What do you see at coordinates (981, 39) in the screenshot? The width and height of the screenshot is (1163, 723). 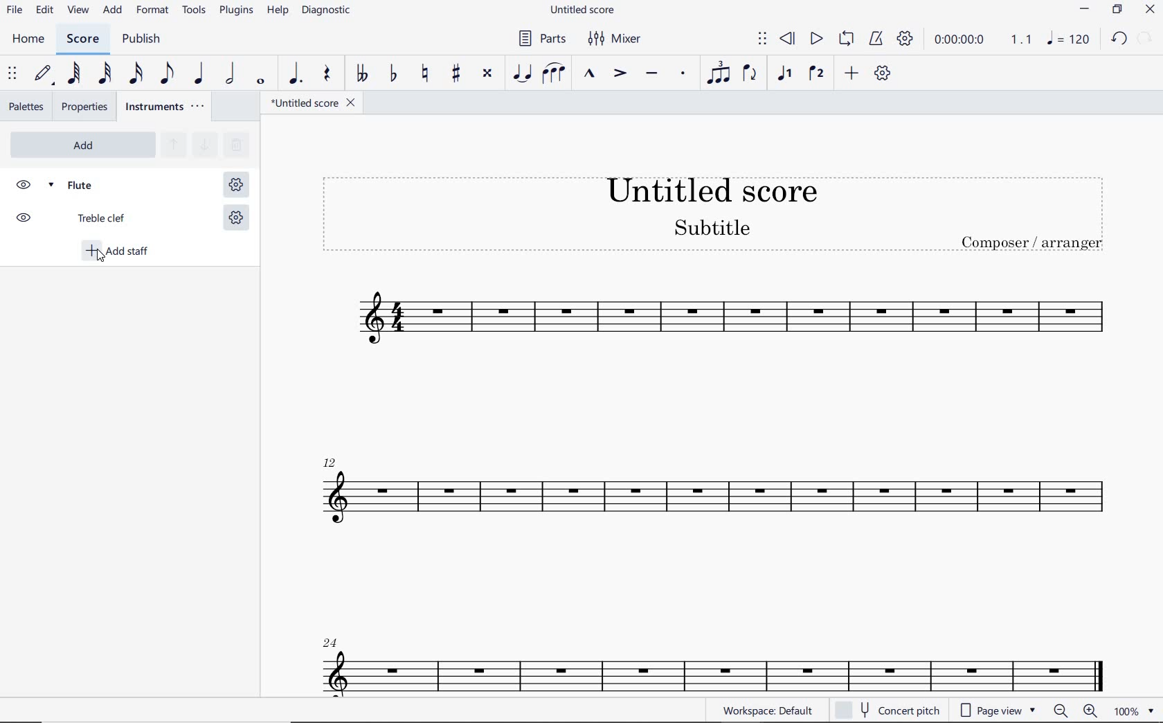 I see `PLAY TIME` at bounding box center [981, 39].